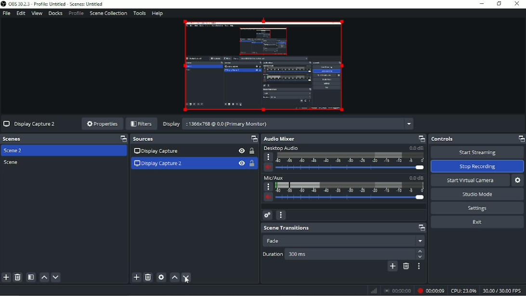 The height and width of the screenshot is (296, 526). Describe the element at coordinates (252, 163) in the screenshot. I see `Lock` at that location.